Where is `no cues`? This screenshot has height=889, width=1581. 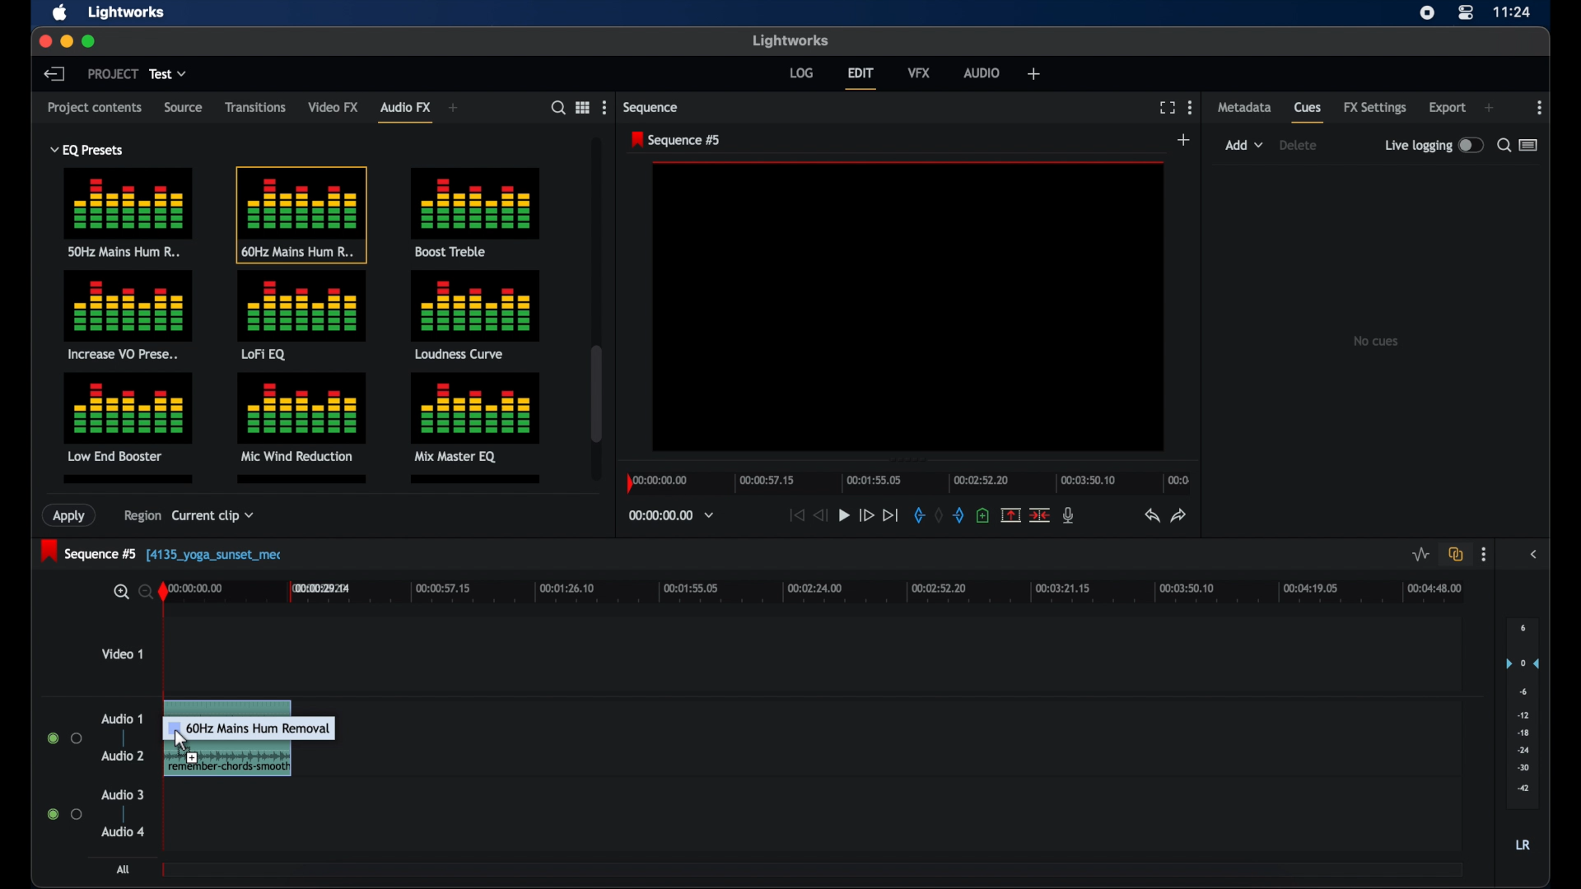
no cues is located at coordinates (1375, 341).